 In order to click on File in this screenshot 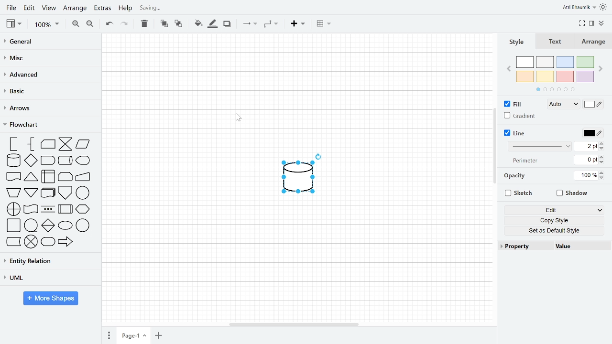, I will do `click(9, 8)`.